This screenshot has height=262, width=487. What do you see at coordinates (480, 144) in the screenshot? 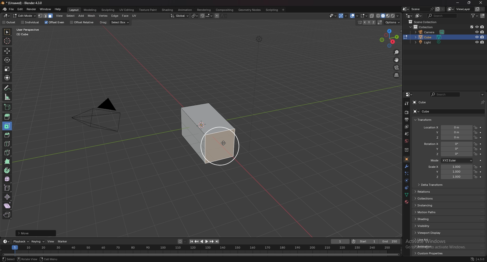
I see `animate property` at bounding box center [480, 144].